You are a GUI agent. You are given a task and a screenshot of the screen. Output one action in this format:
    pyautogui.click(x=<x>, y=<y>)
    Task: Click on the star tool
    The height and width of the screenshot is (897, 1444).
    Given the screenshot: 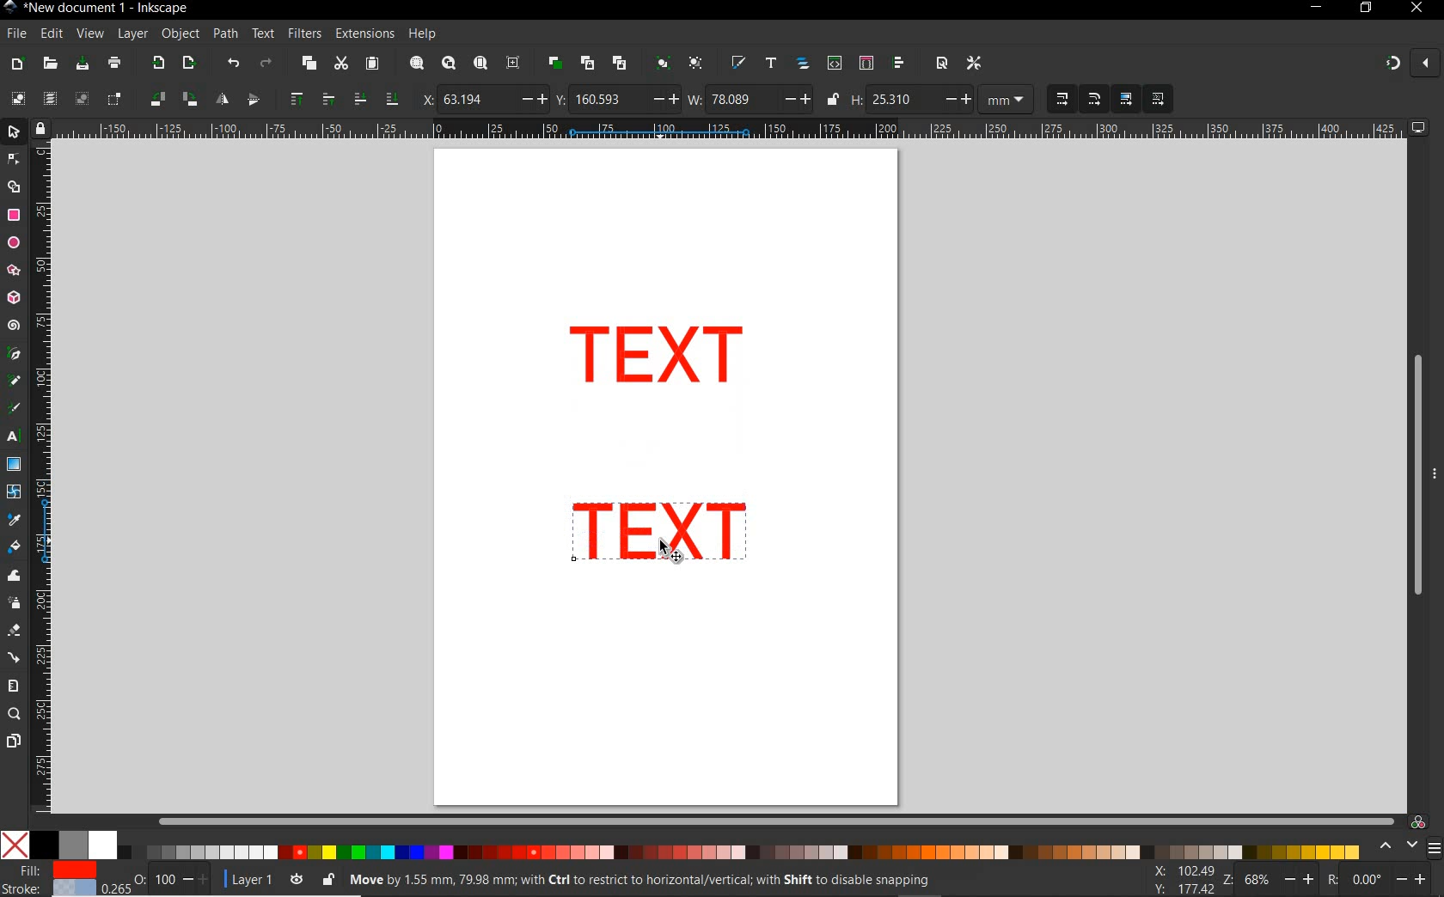 What is the action you would take?
    pyautogui.click(x=14, y=271)
    